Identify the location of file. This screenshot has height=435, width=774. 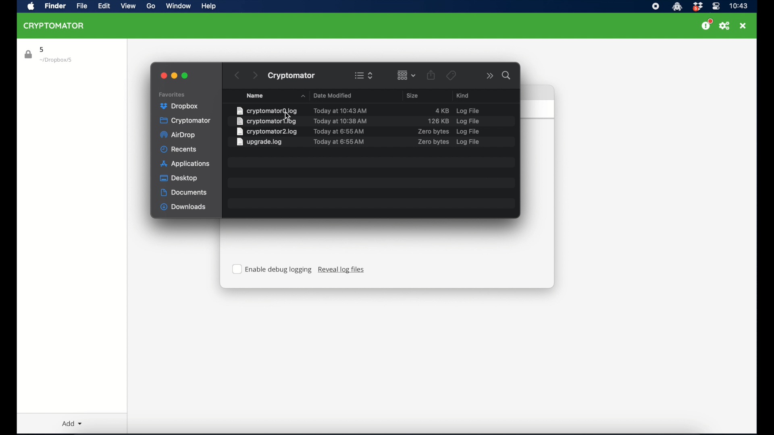
(266, 132).